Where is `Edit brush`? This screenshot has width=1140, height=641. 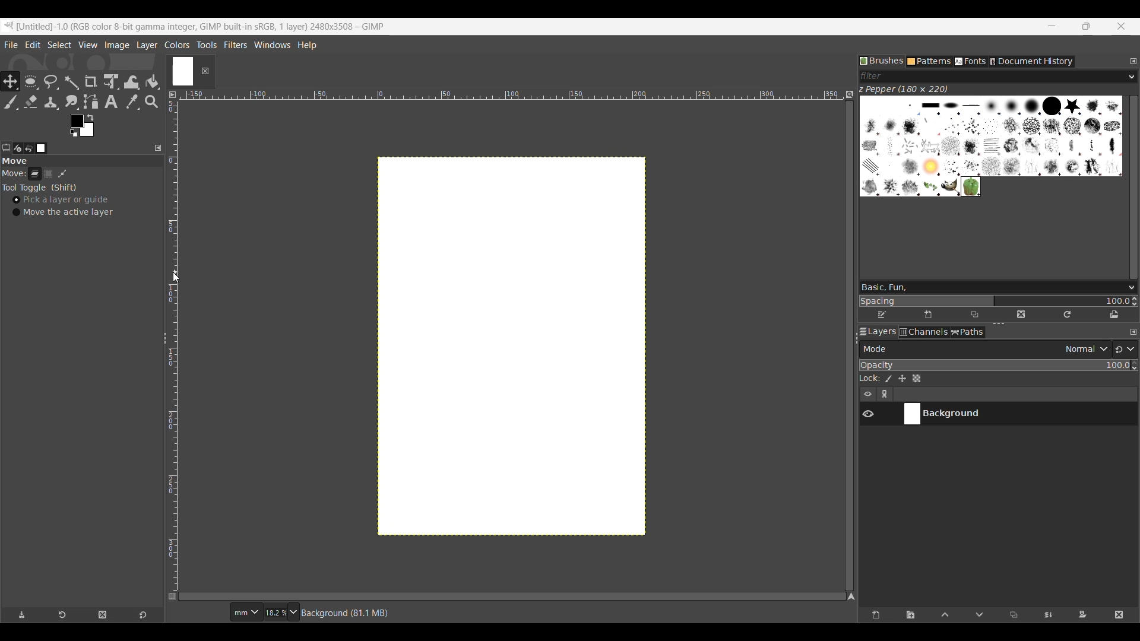
Edit brush is located at coordinates (882, 313).